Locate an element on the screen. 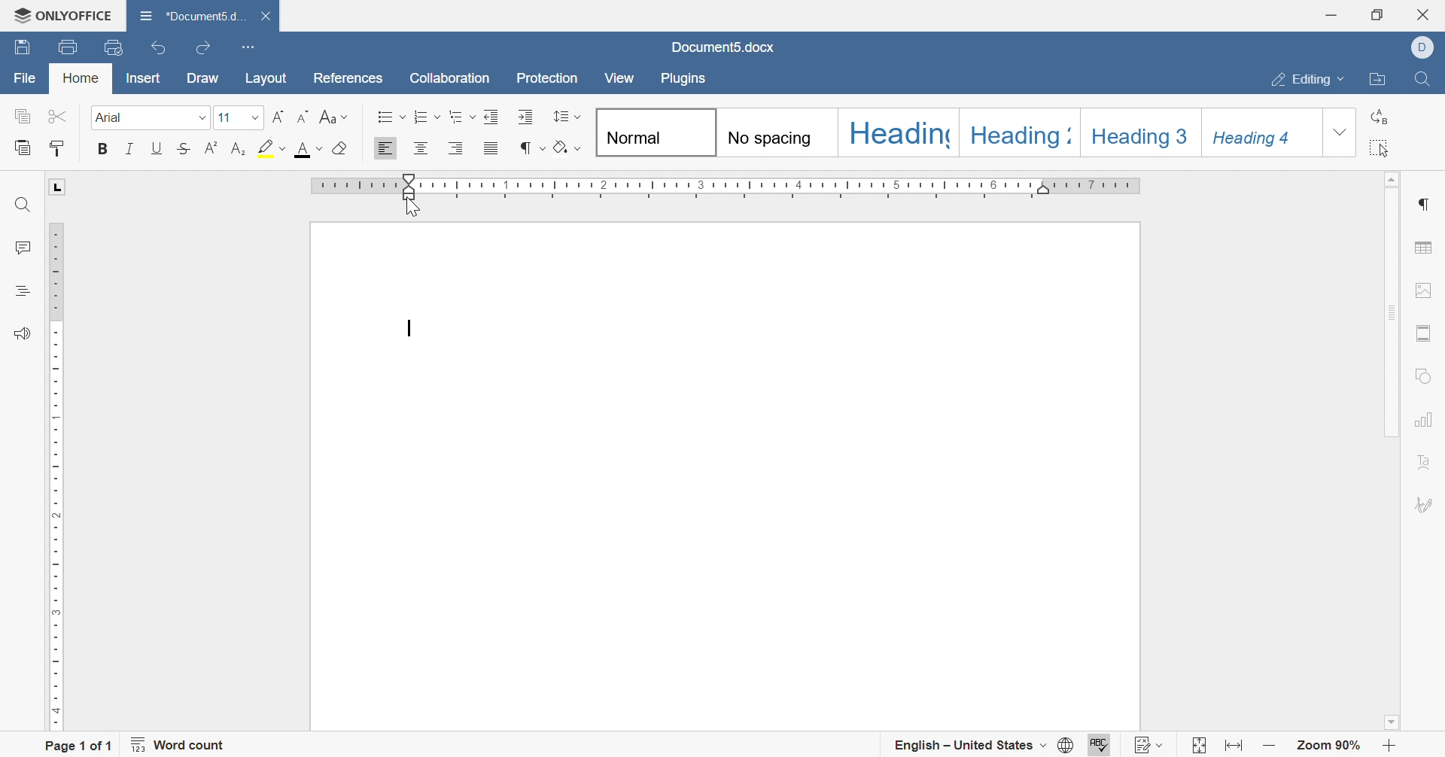  zoom out is located at coordinates (1268, 745).